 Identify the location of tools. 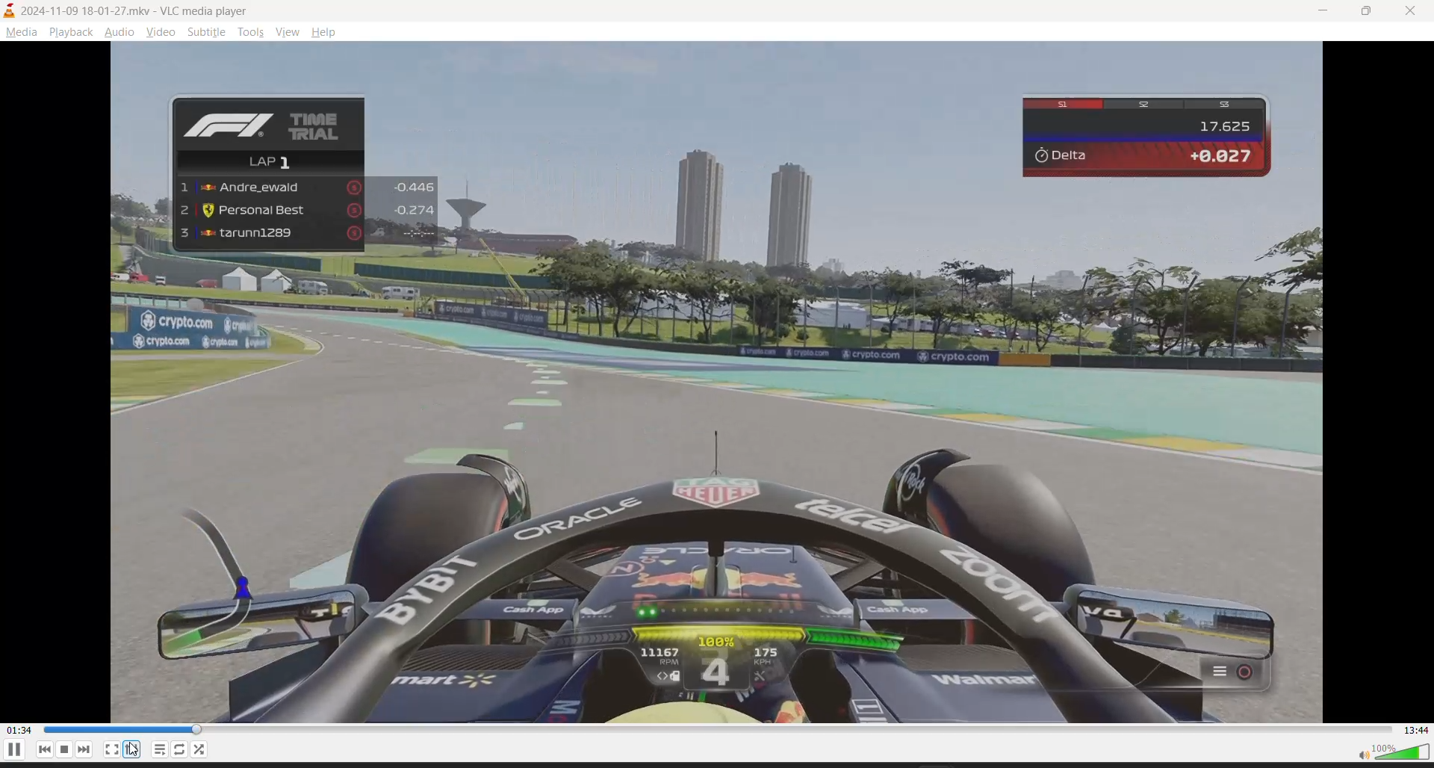
(249, 32).